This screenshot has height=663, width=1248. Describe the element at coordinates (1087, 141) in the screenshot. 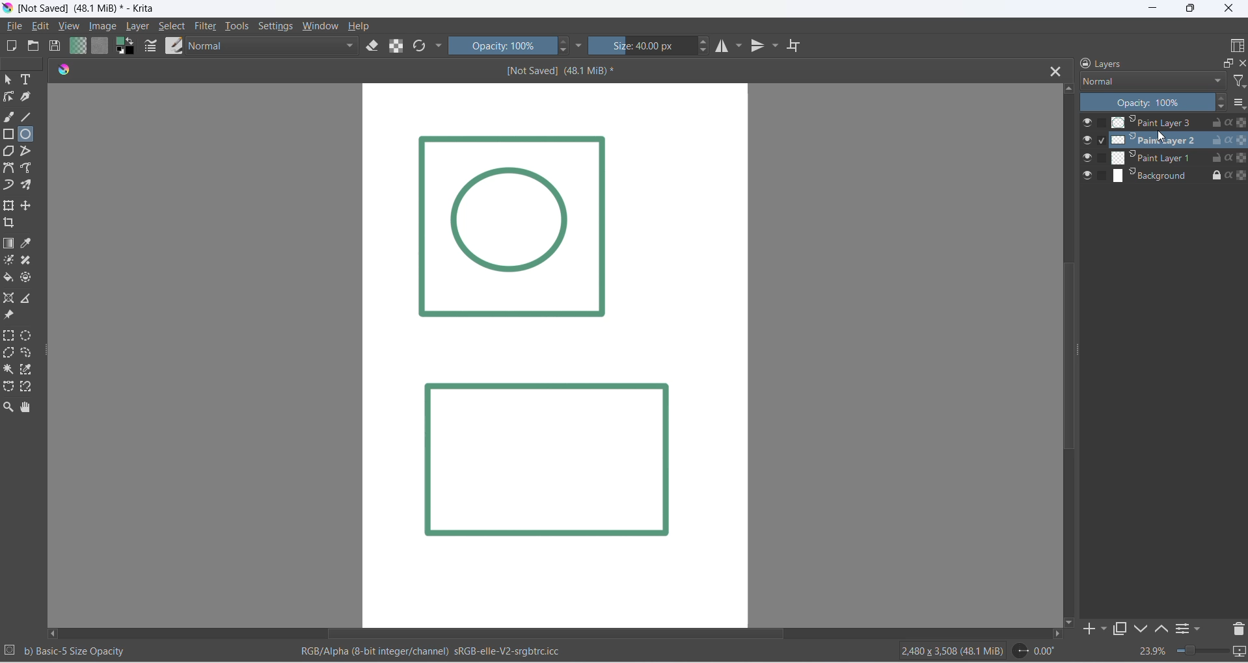

I see `visibilty` at that location.